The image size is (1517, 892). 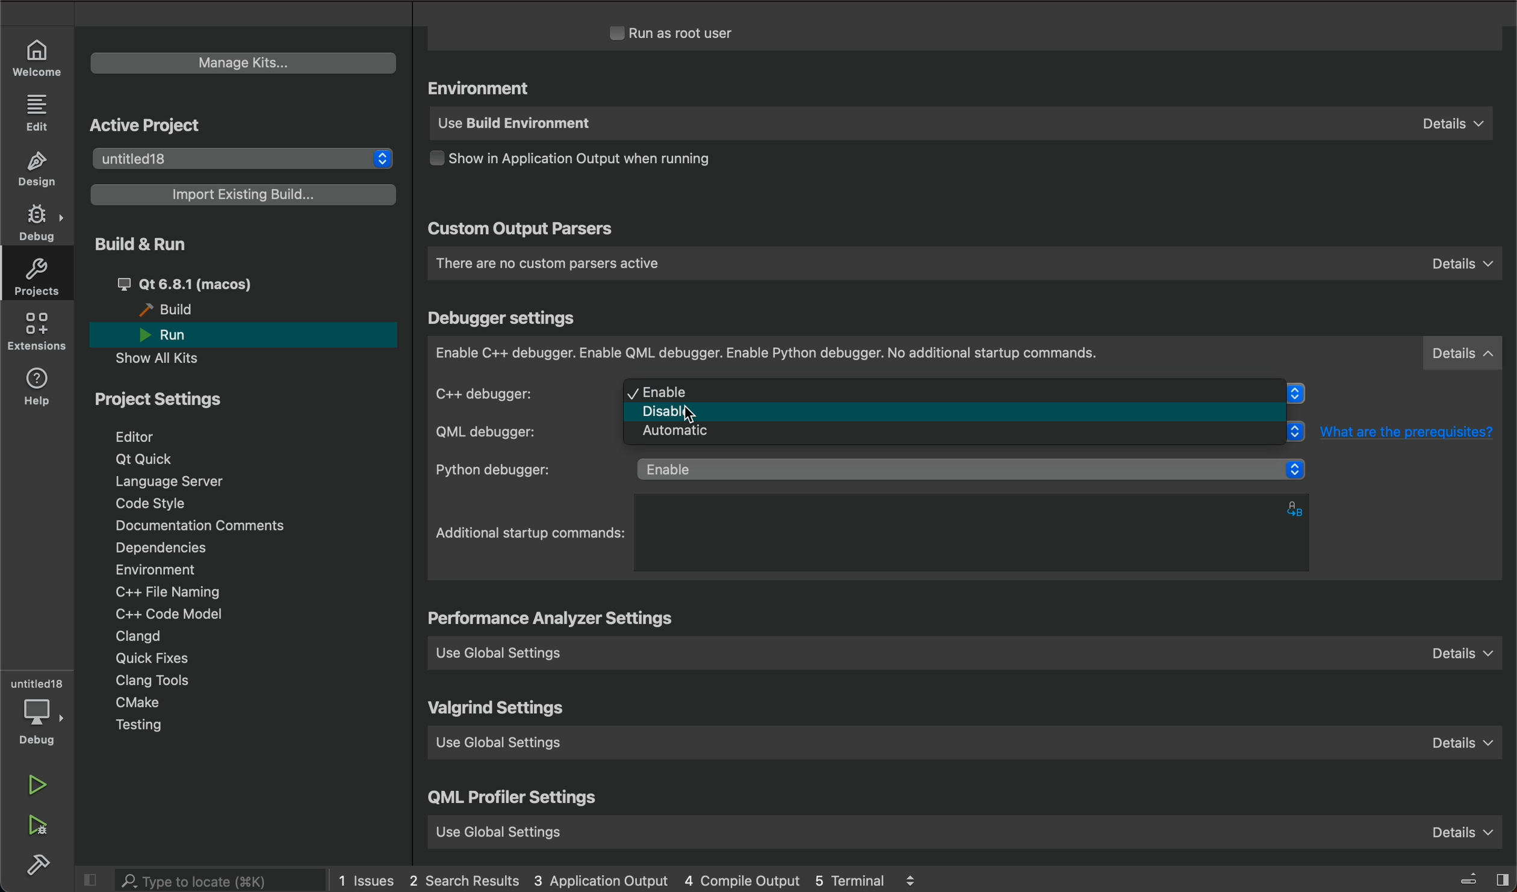 I want to click on alphabets, so click(x=1298, y=507).